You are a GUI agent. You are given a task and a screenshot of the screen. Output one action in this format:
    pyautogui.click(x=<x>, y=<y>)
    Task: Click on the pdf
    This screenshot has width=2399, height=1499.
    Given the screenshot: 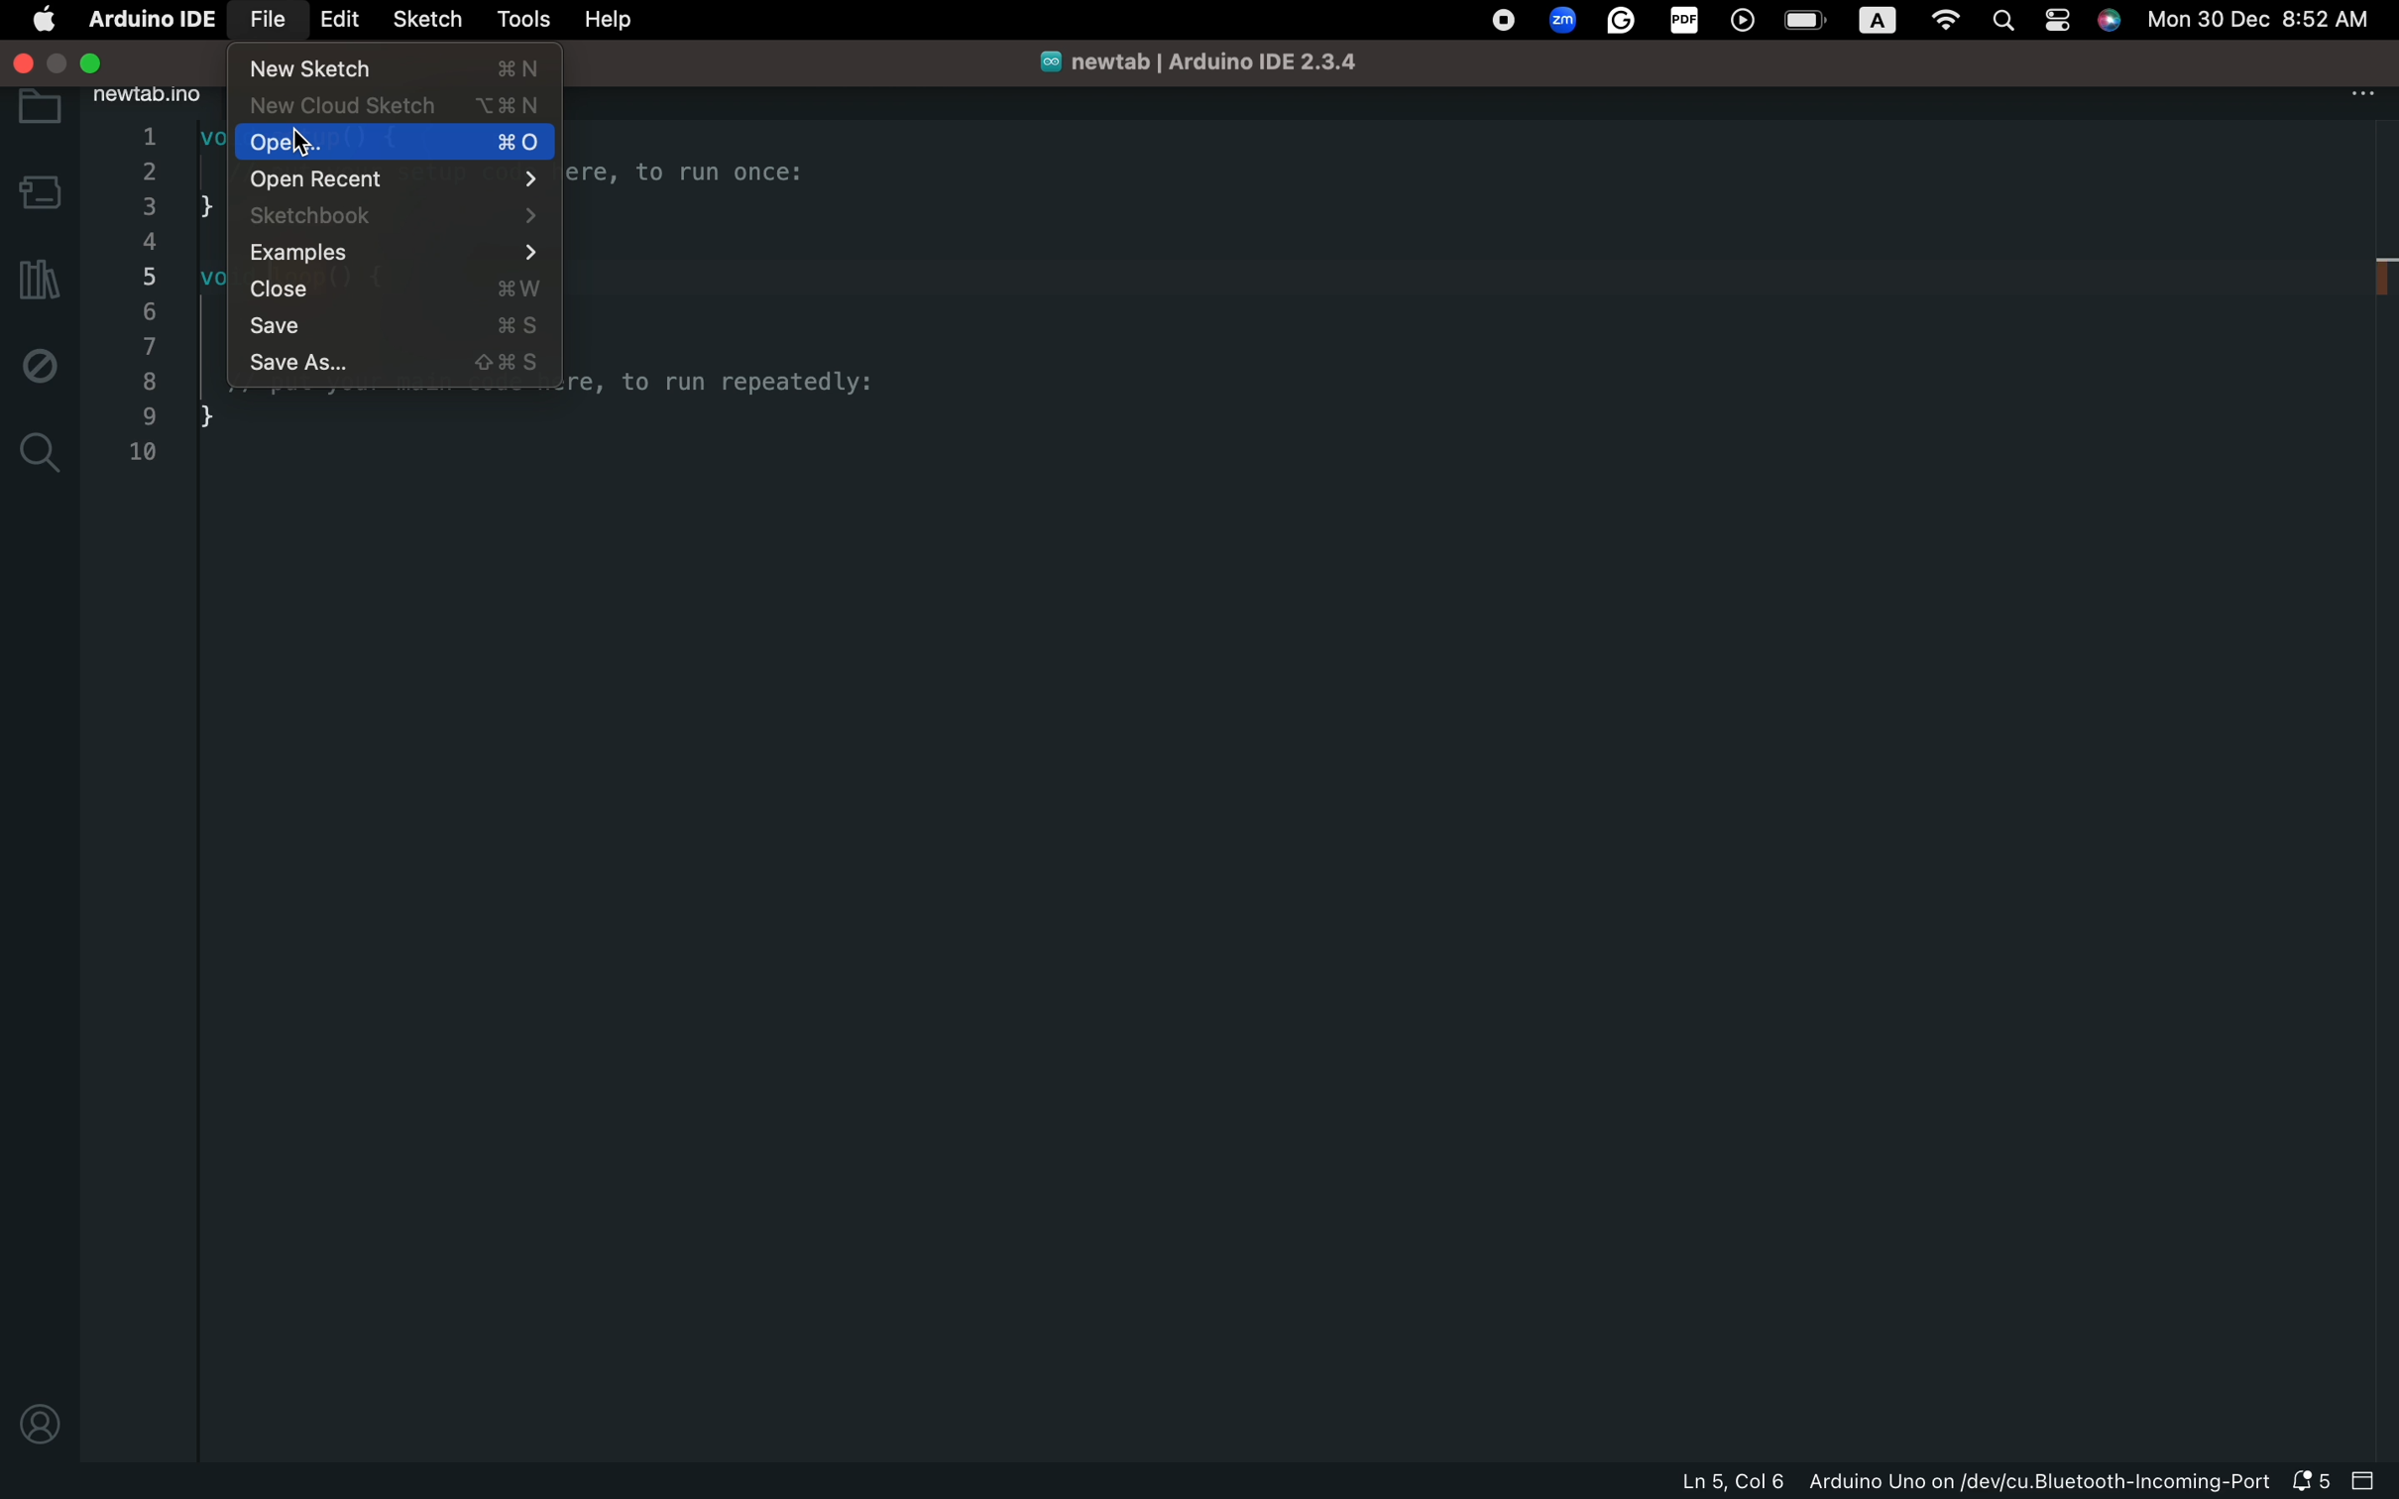 What is the action you would take?
    pyautogui.click(x=1687, y=21)
    